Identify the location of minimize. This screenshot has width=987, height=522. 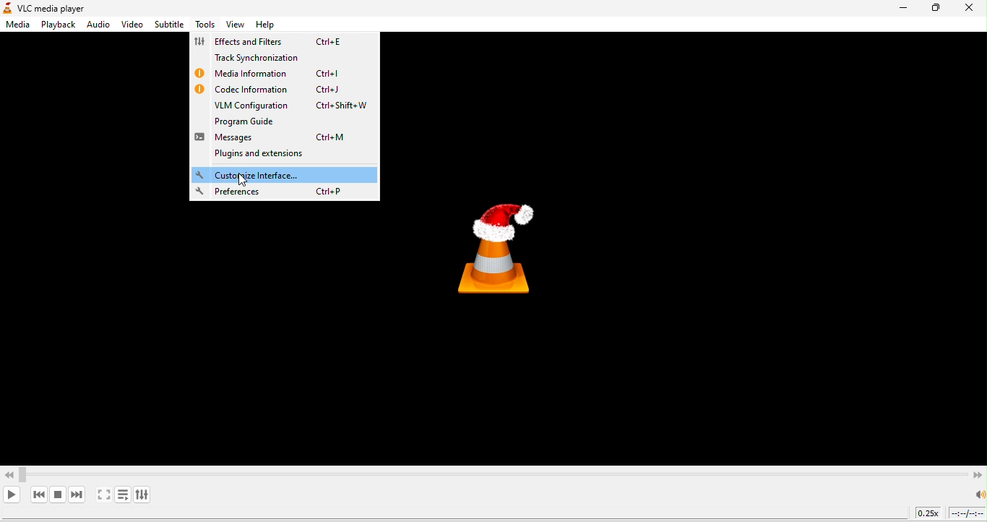
(902, 9).